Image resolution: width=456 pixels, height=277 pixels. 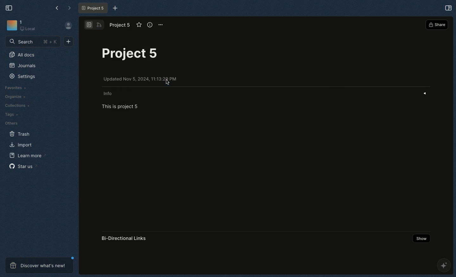 What do you see at coordinates (16, 106) in the screenshot?
I see `Collections` at bounding box center [16, 106].